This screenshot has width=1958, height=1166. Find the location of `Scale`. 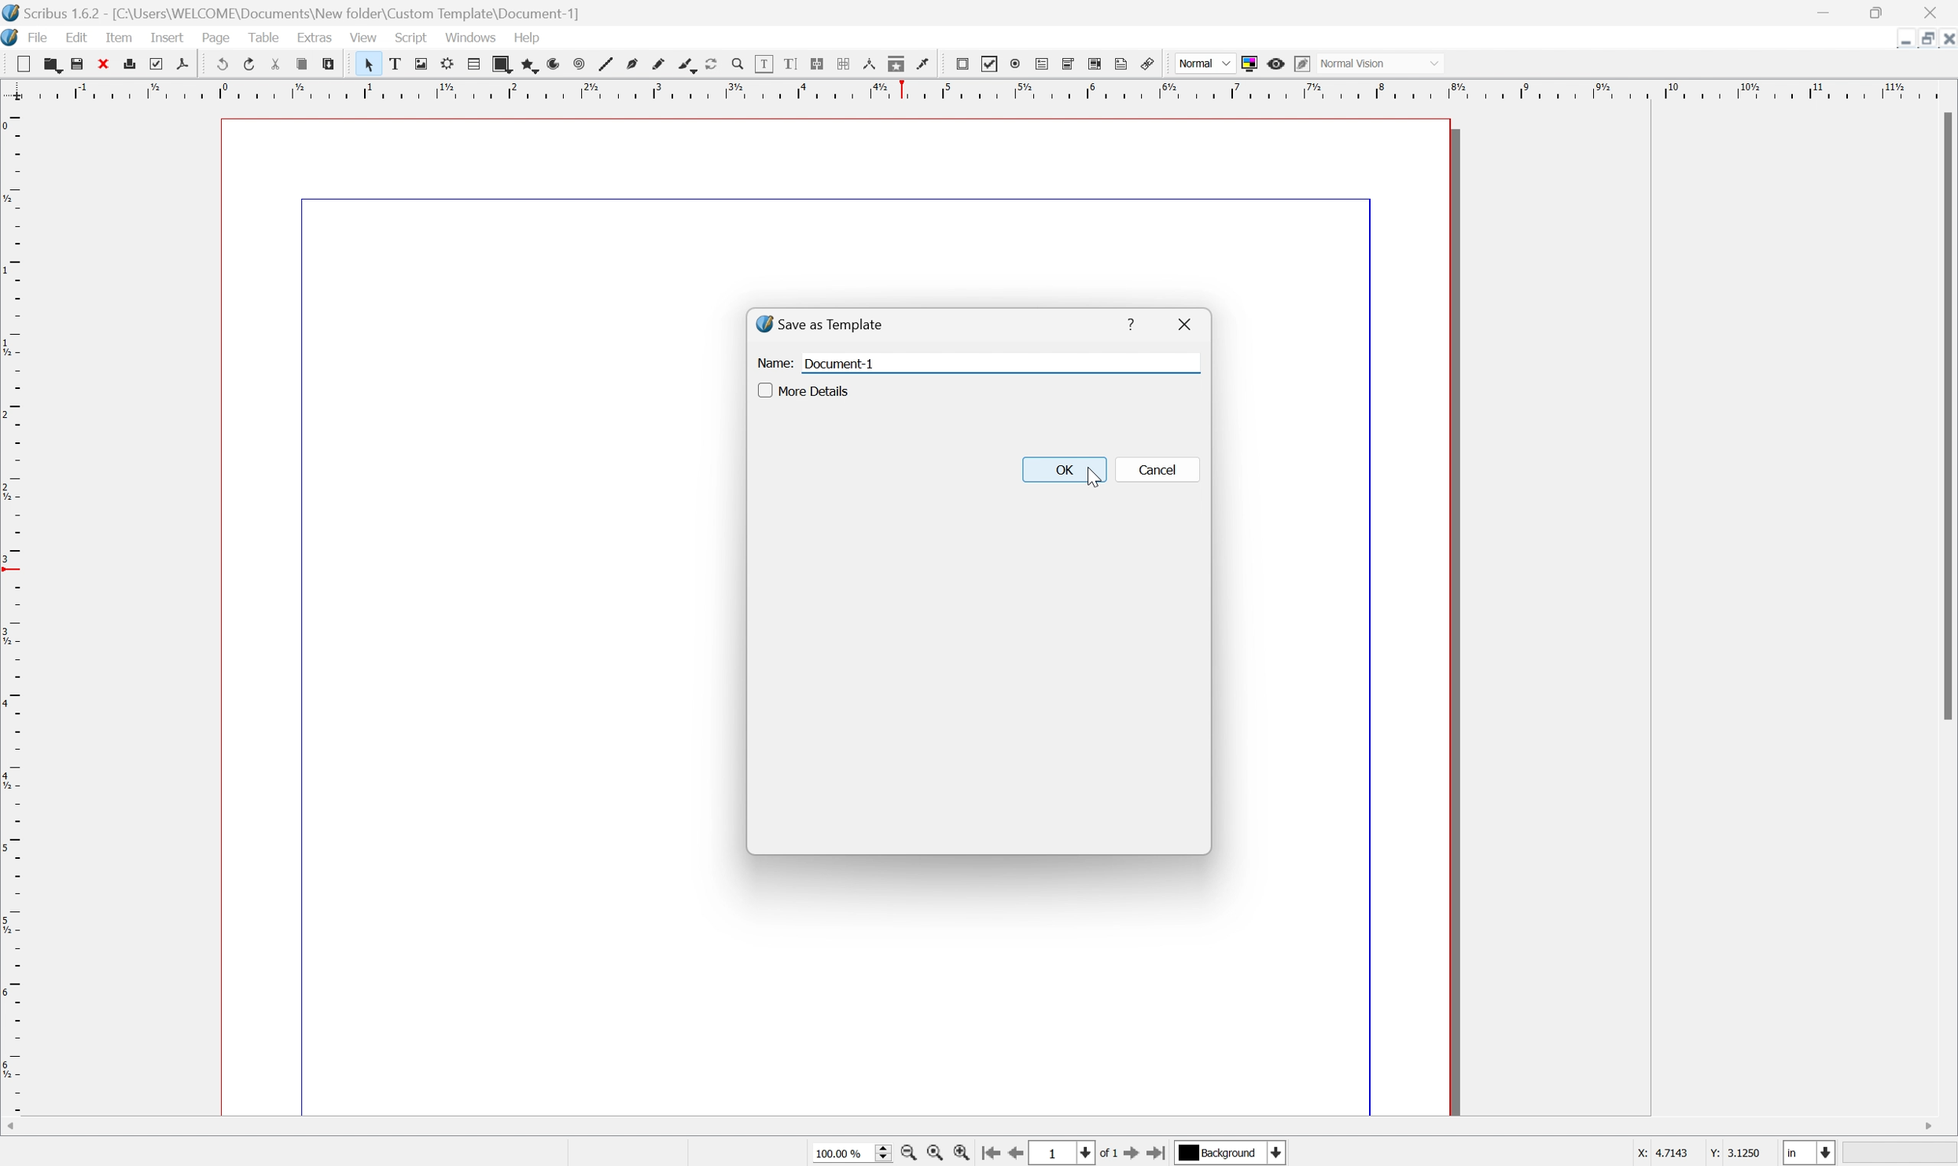

Scale is located at coordinates (13, 609).